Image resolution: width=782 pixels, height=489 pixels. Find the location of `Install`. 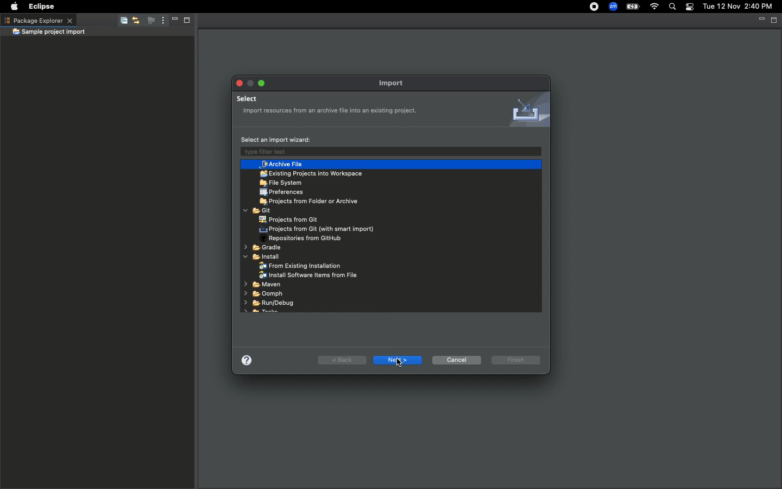

Install is located at coordinates (264, 258).